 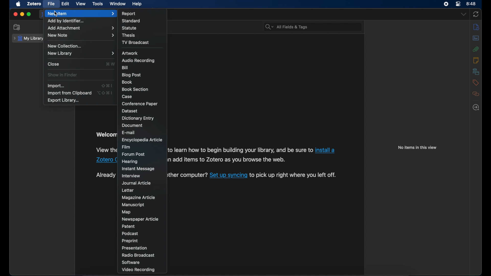 What do you see at coordinates (476, 60) in the screenshot?
I see `notes` at bounding box center [476, 60].